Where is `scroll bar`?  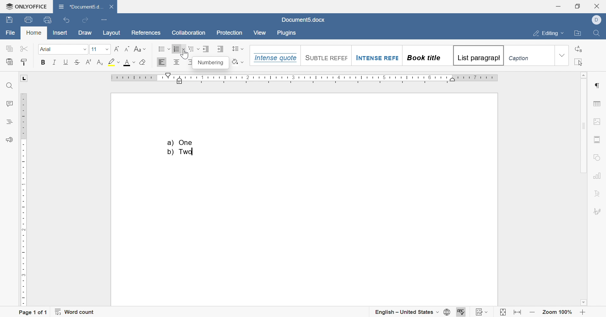
scroll bar is located at coordinates (582, 122).